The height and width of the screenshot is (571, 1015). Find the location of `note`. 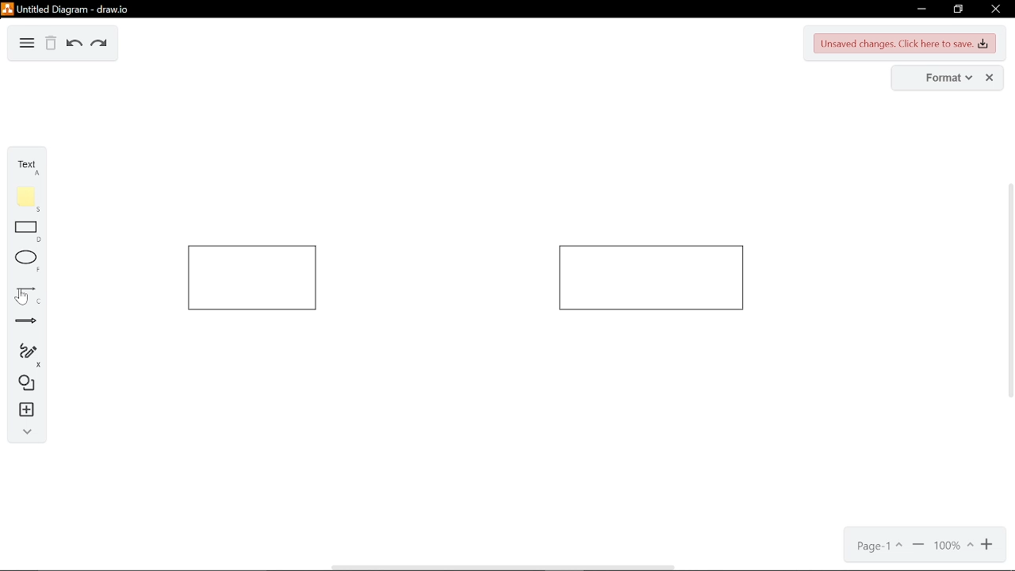

note is located at coordinates (25, 198).